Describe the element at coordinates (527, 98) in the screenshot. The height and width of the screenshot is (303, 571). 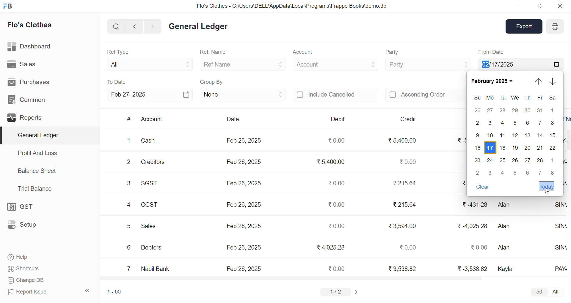
I see `Th` at that location.